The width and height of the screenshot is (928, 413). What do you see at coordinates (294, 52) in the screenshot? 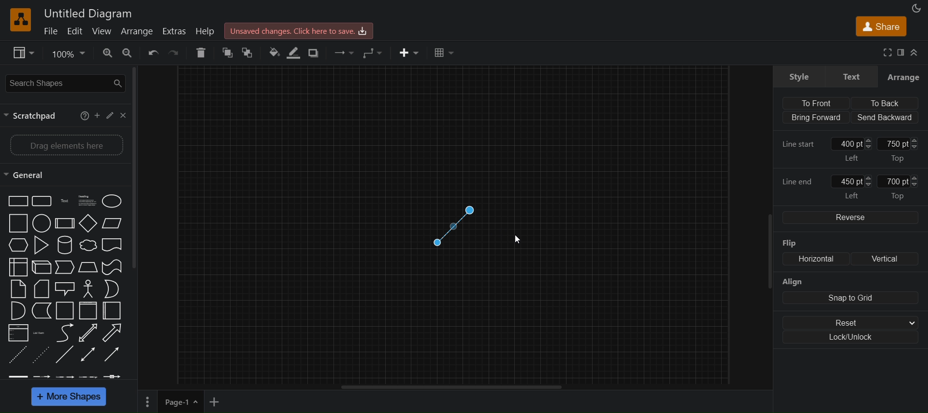
I see `line color` at bounding box center [294, 52].